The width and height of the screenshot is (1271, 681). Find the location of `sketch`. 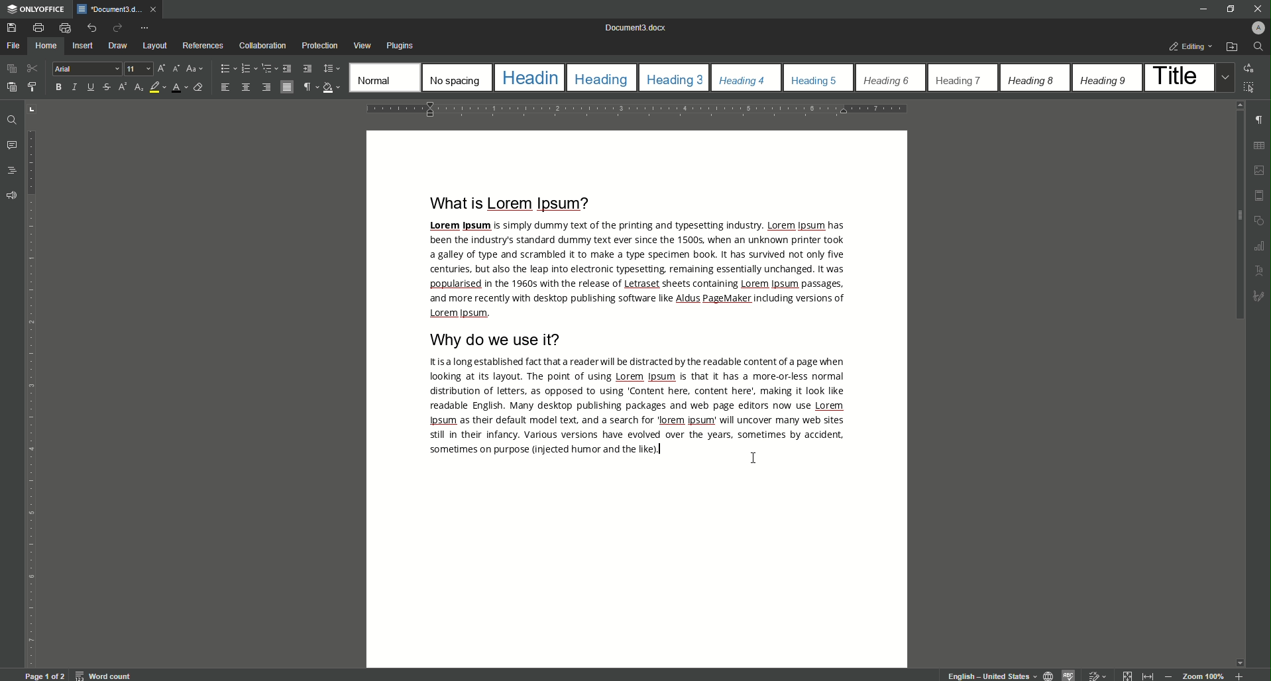

sketch is located at coordinates (1260, 296).